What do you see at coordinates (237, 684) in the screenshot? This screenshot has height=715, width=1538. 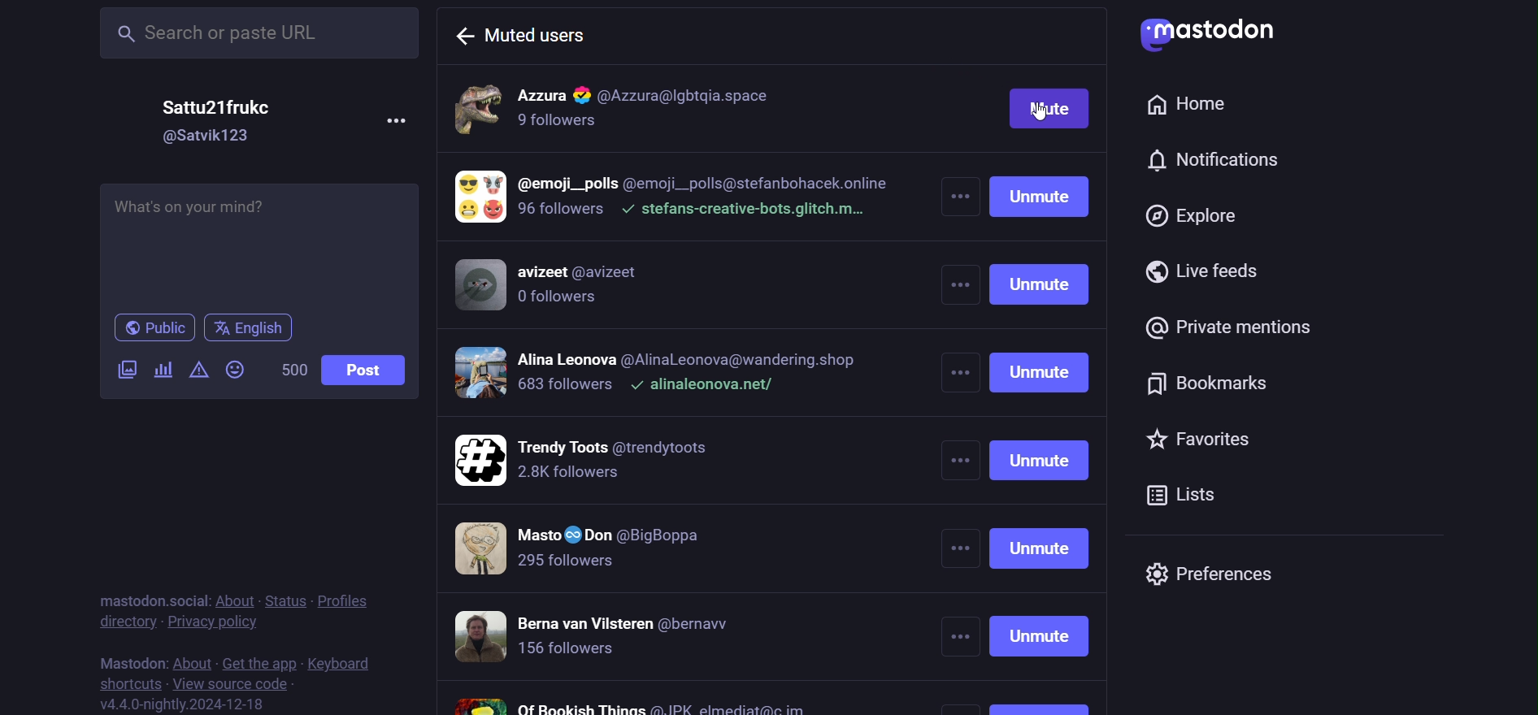 I see `source code` at bounding box center [237, 684].